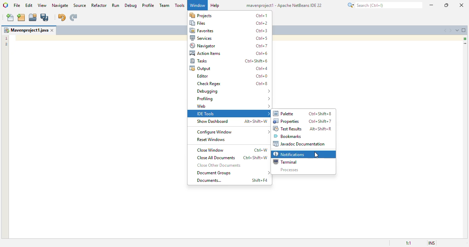 This screenshot has width=469, height=247. What do you see at coordinates (300, 144) in the screenshot?
I see `javadoc documentation` at bounding box center [300, 144].